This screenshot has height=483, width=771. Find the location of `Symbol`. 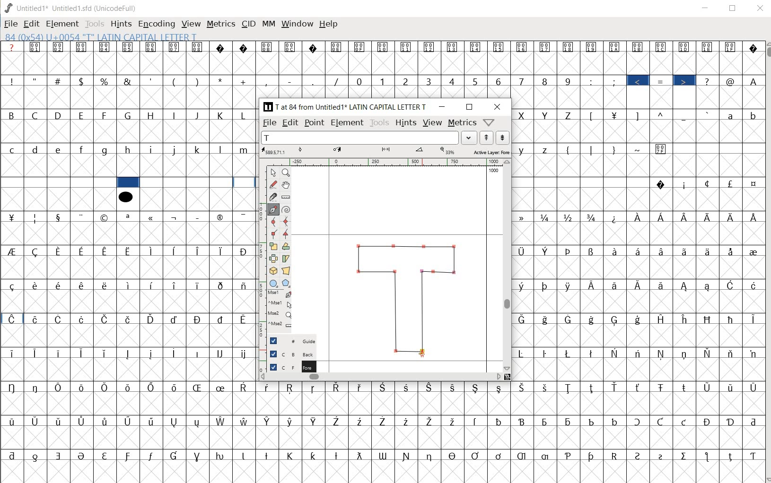

Symbol is located at coordinates (83, 285).